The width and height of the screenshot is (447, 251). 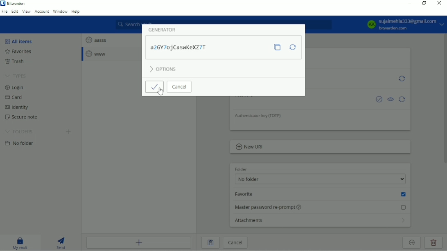 What do you see at coordinates (210, 243) in the screenshot?
I see `Save` at bounding box center [210, 243].